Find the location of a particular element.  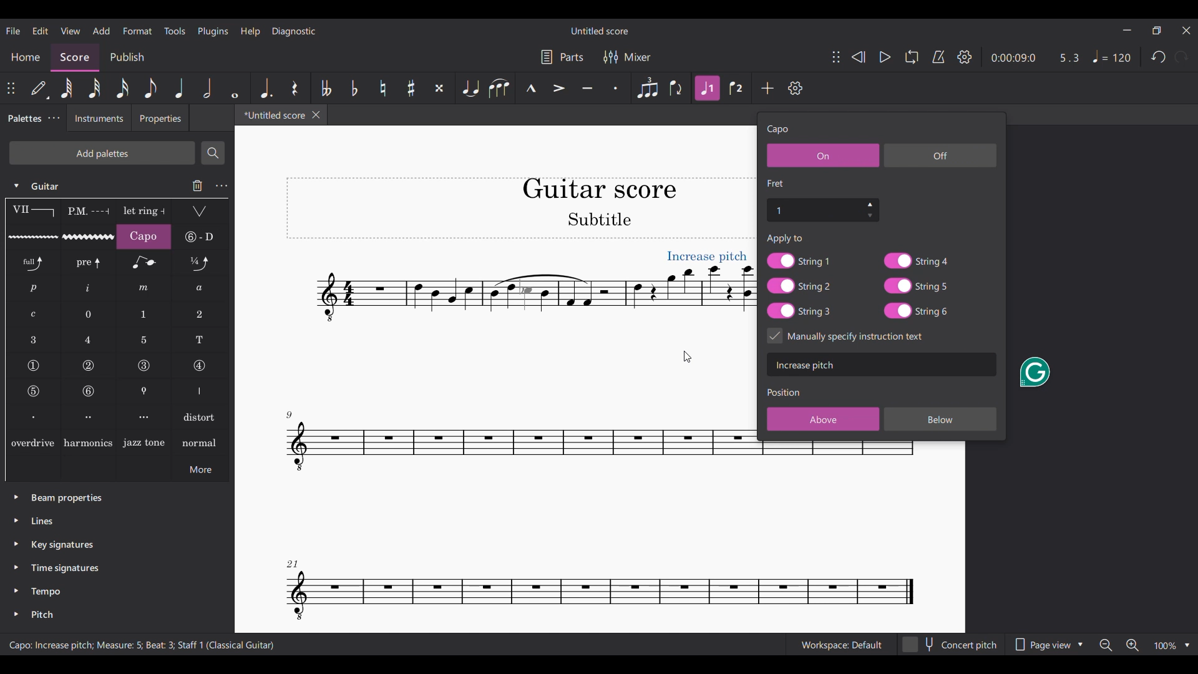

Cursor clicking on score is located at coordinates (687, 357).